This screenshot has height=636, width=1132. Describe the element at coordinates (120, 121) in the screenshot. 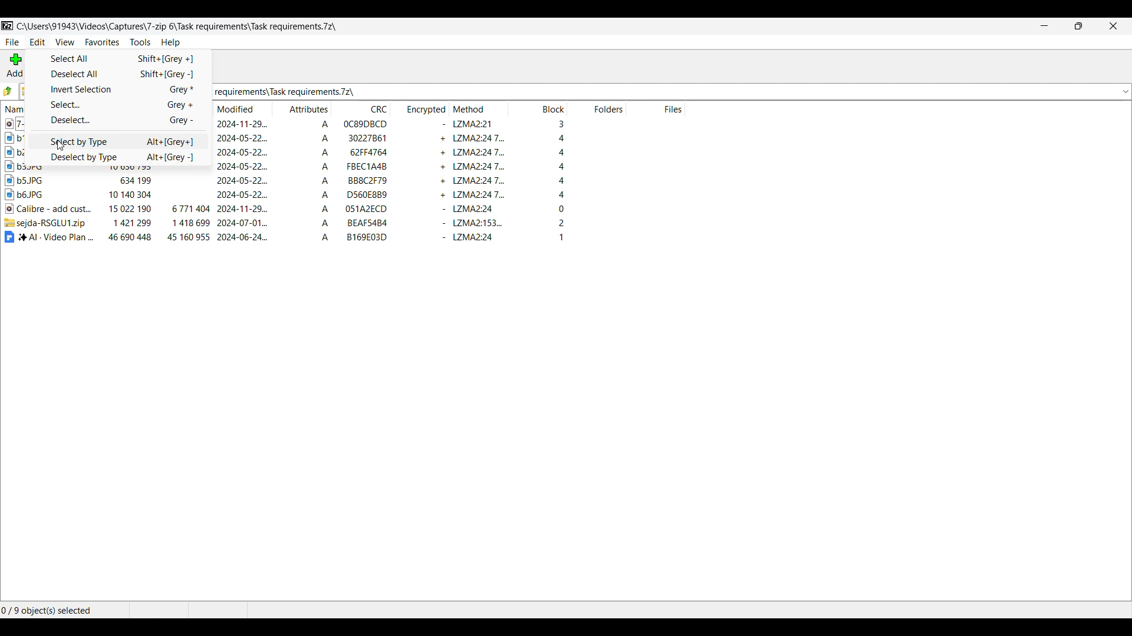

I see `Deselect` at that location.